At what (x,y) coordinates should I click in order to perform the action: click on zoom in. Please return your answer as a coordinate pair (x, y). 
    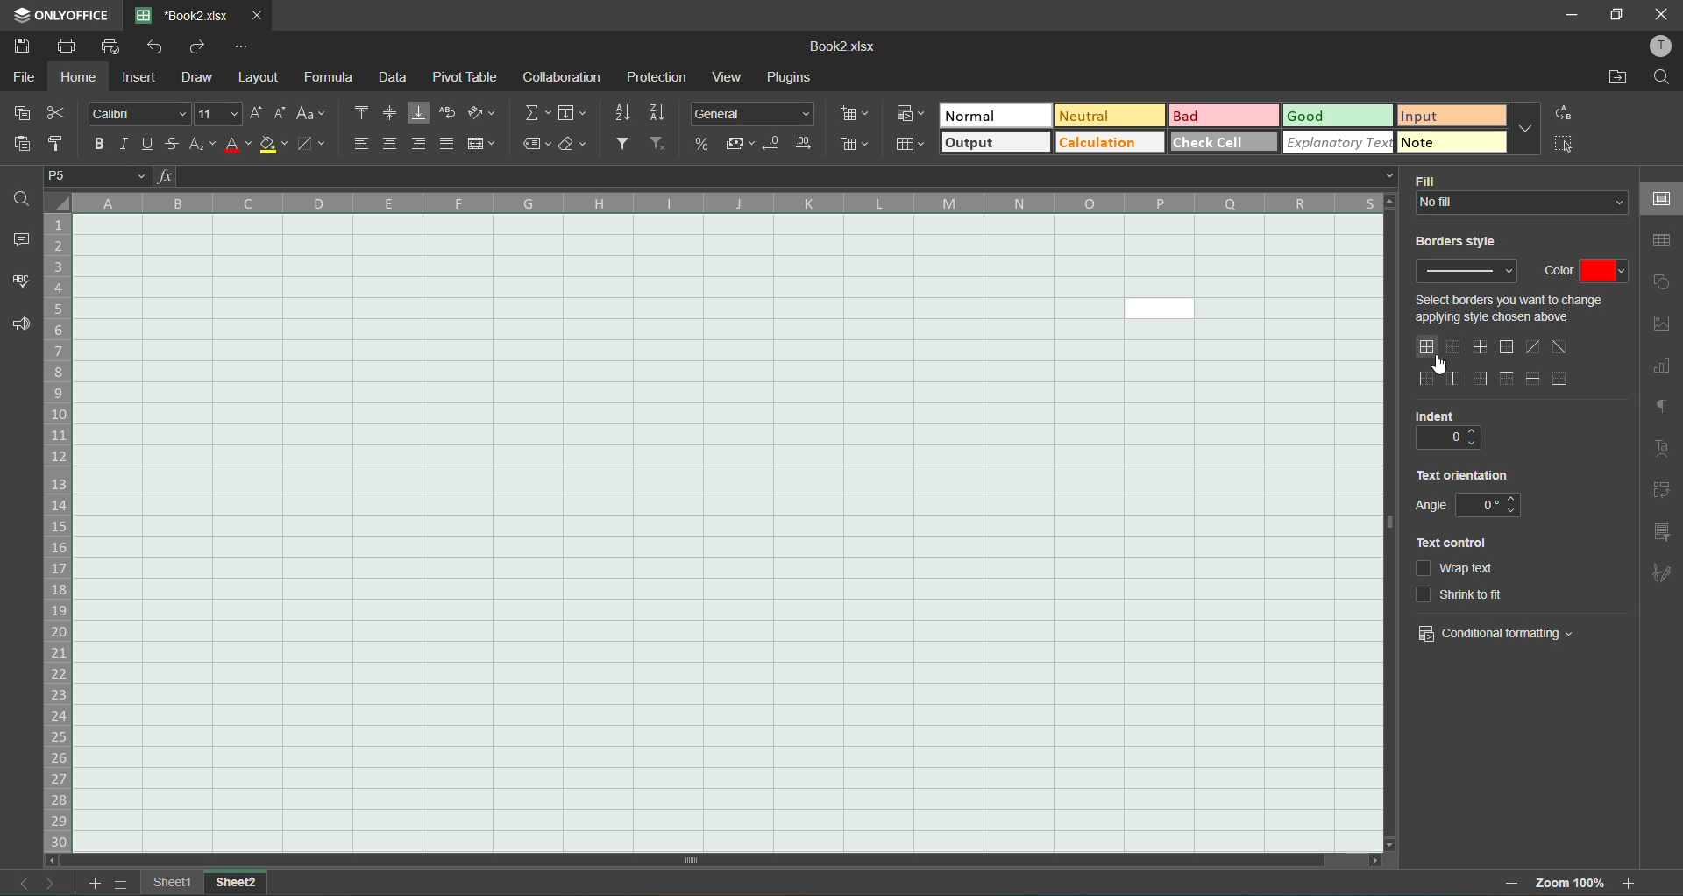
    Looking at the image, I should click on (1630, 883).